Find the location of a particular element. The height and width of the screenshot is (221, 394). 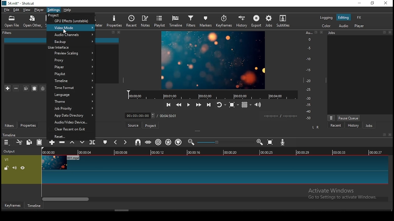

theme is located at coordinates (71, 102).